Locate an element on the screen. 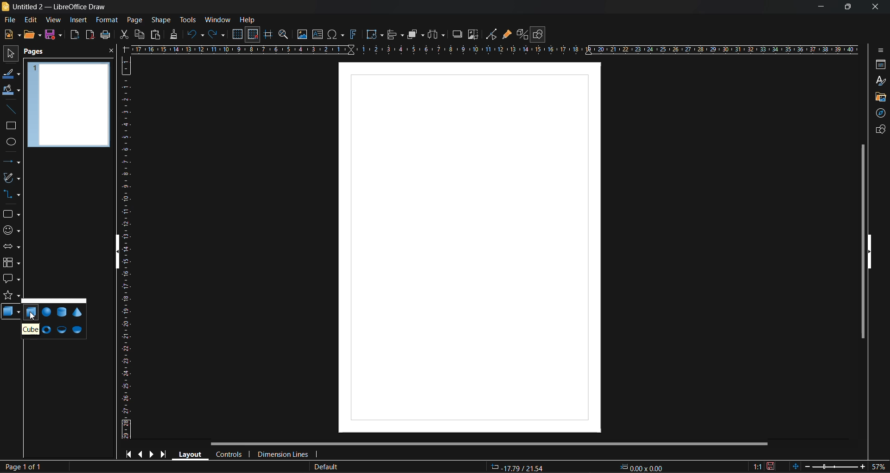 This screenshot has width=890, height=473. shadow is located at coordinates (456, 33).